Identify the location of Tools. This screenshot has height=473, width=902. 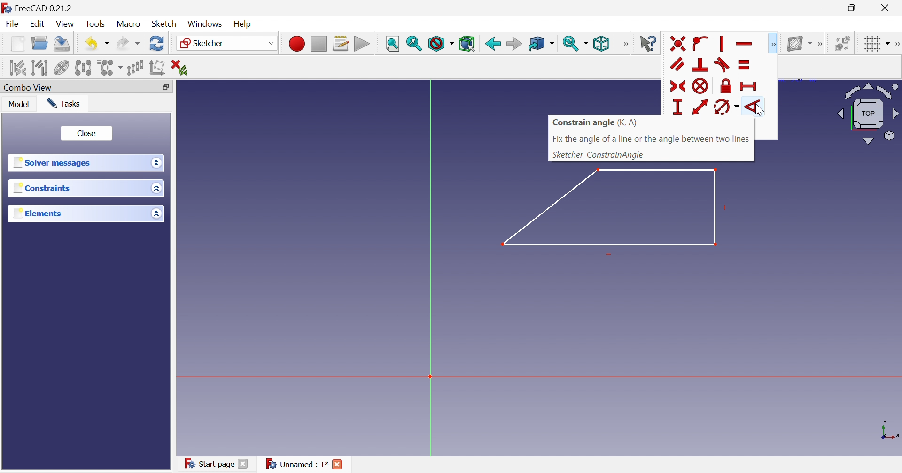
(97, 23).